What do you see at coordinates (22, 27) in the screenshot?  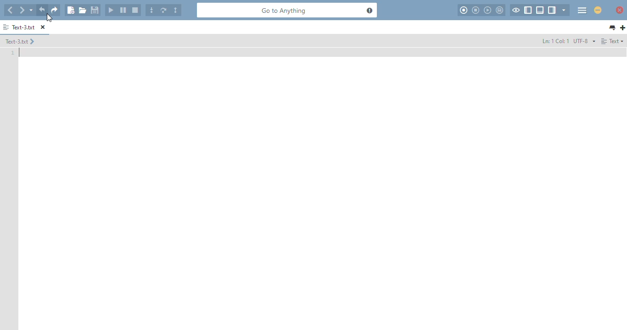 I see `text-3` at bounding box center [22, 27].